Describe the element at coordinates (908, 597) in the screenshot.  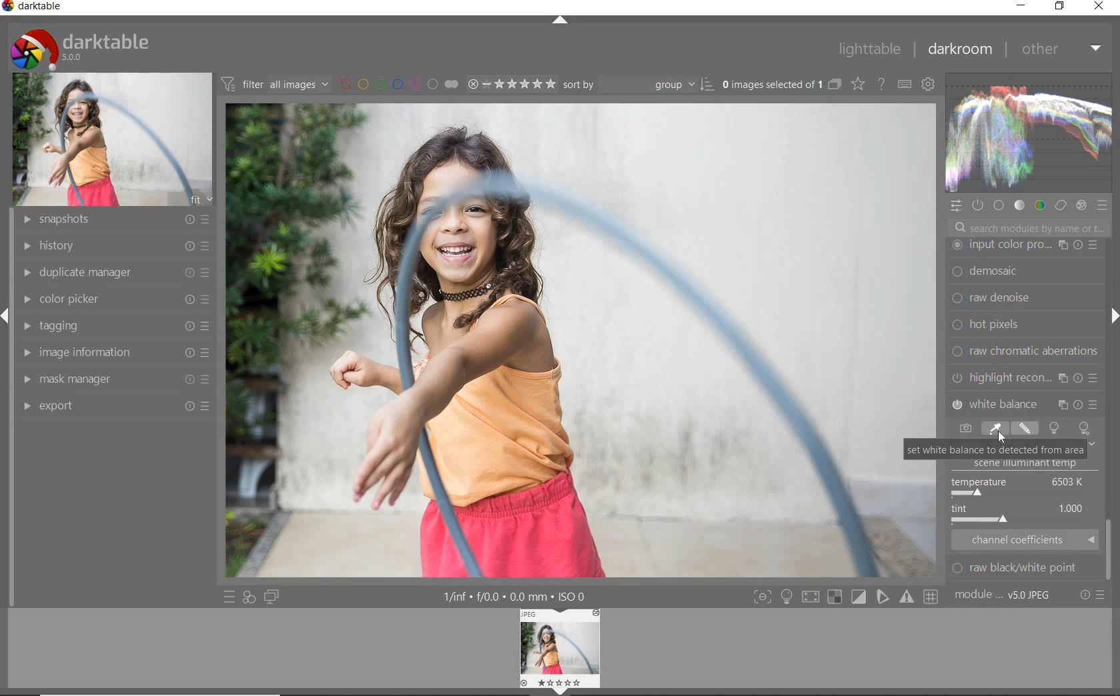
I see `toggle mode ` at that location.